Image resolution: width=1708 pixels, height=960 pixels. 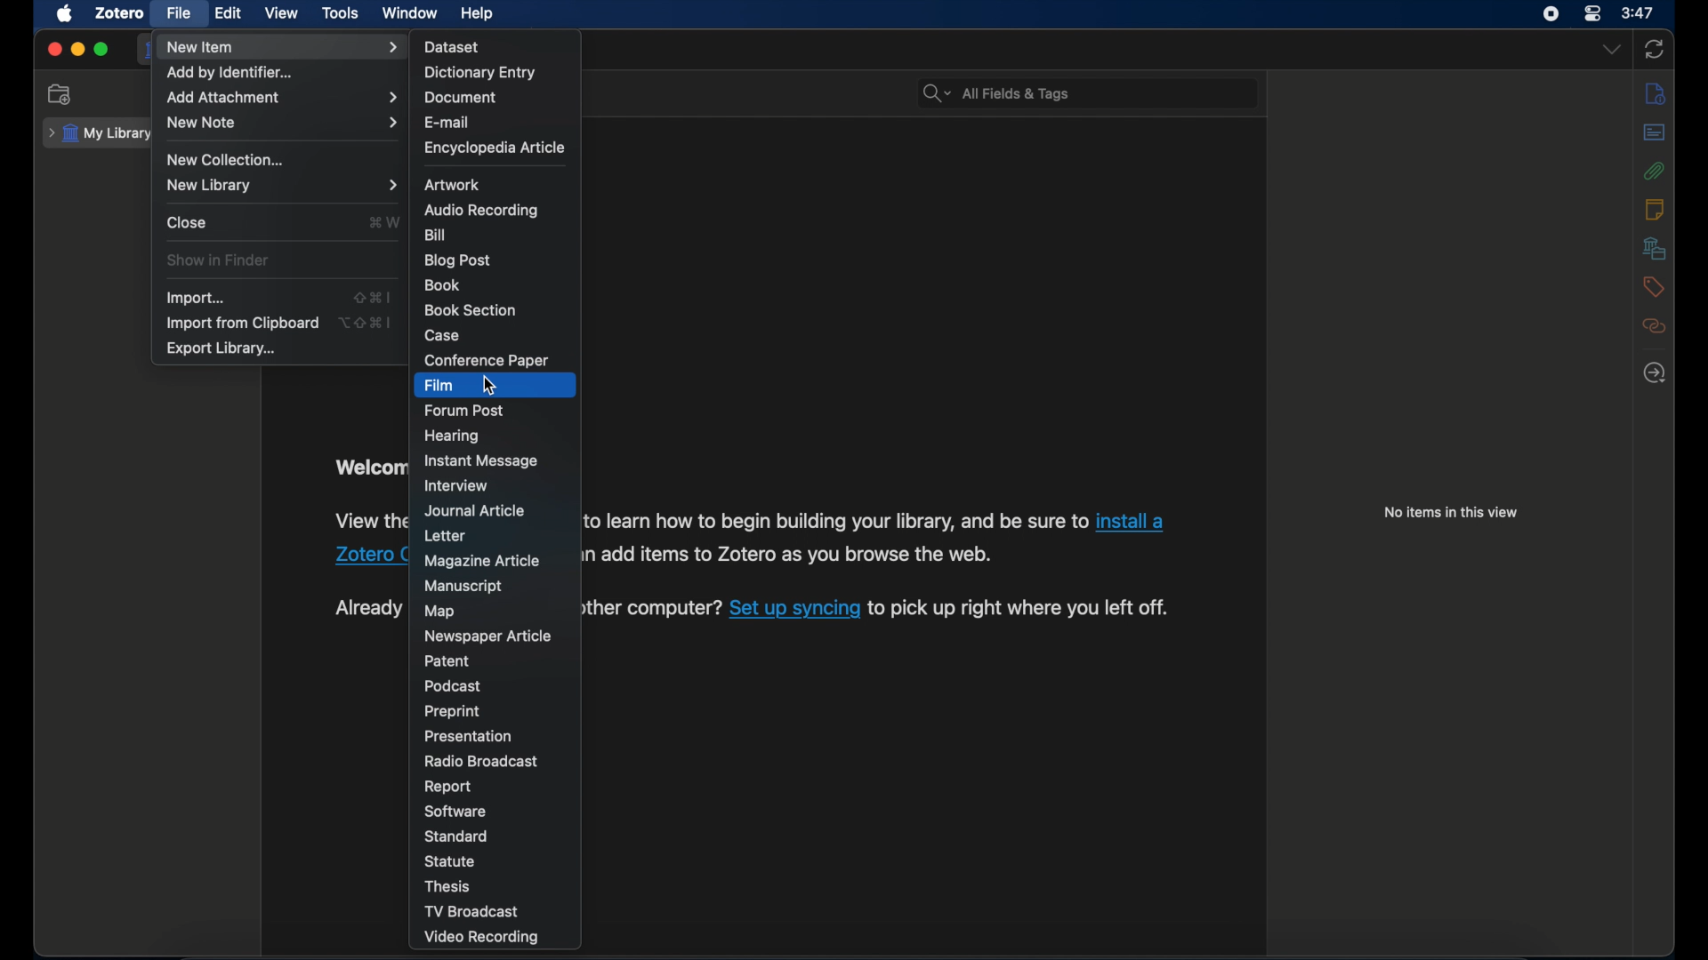 I want to click on sync, so click(x=1656, y=49).